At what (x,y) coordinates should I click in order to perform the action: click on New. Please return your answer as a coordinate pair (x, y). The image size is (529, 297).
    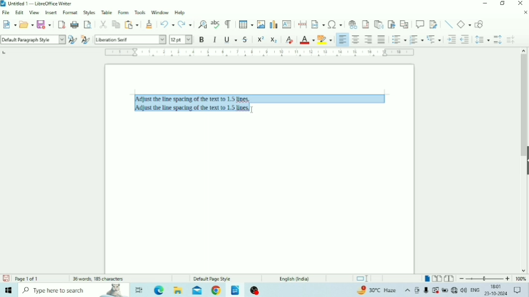
    Looking at the image, I should click on (10, 24).